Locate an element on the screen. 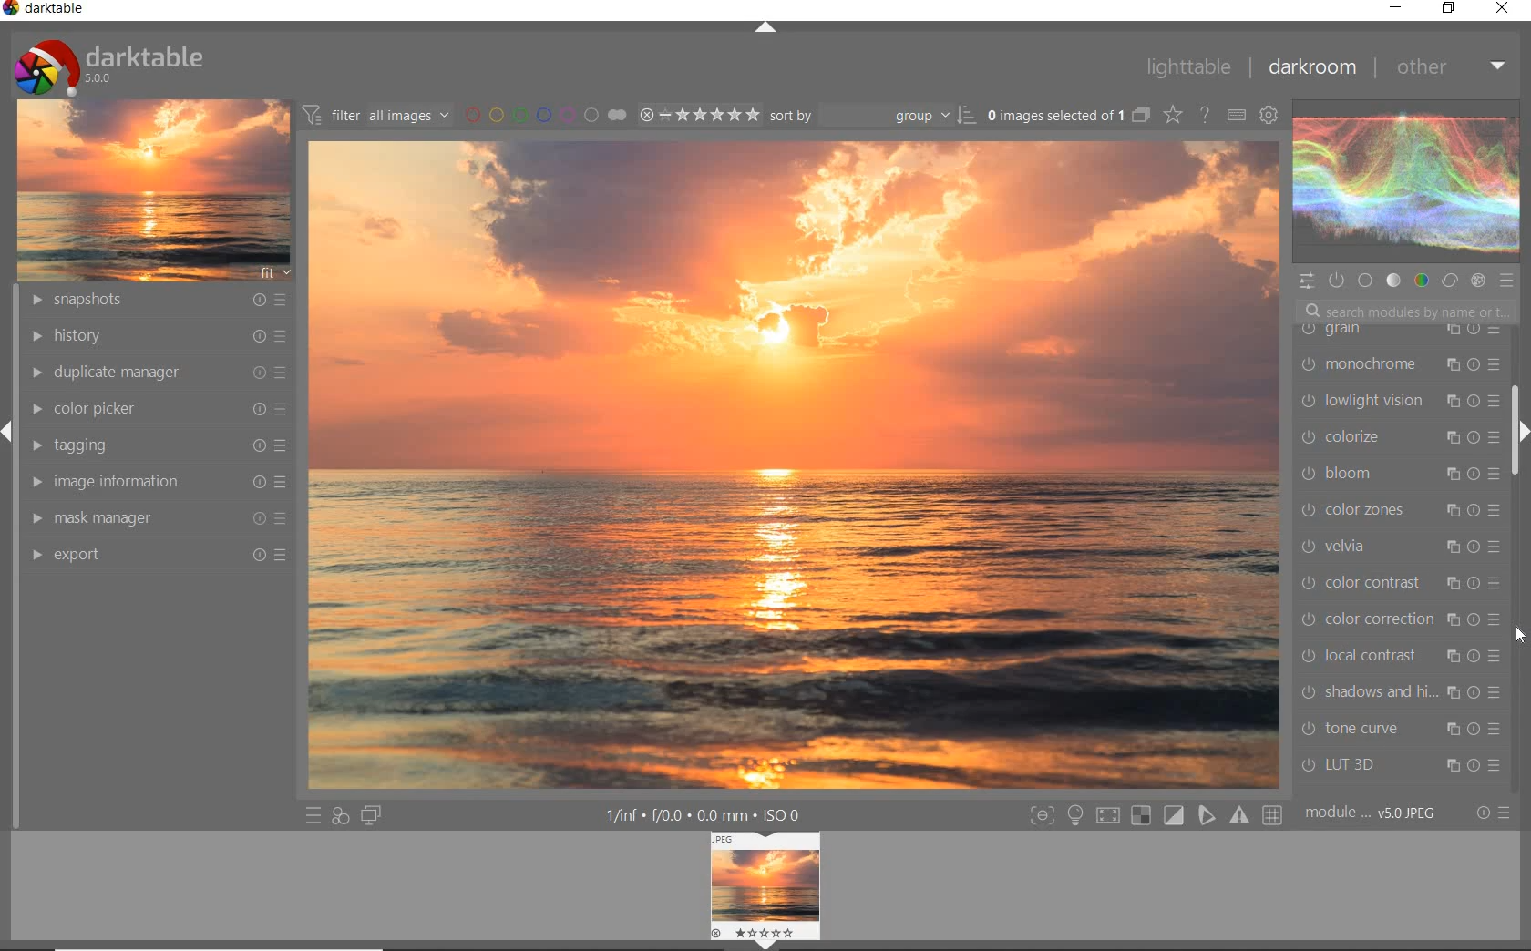  PRESET is located at coordinates (1510, 285).